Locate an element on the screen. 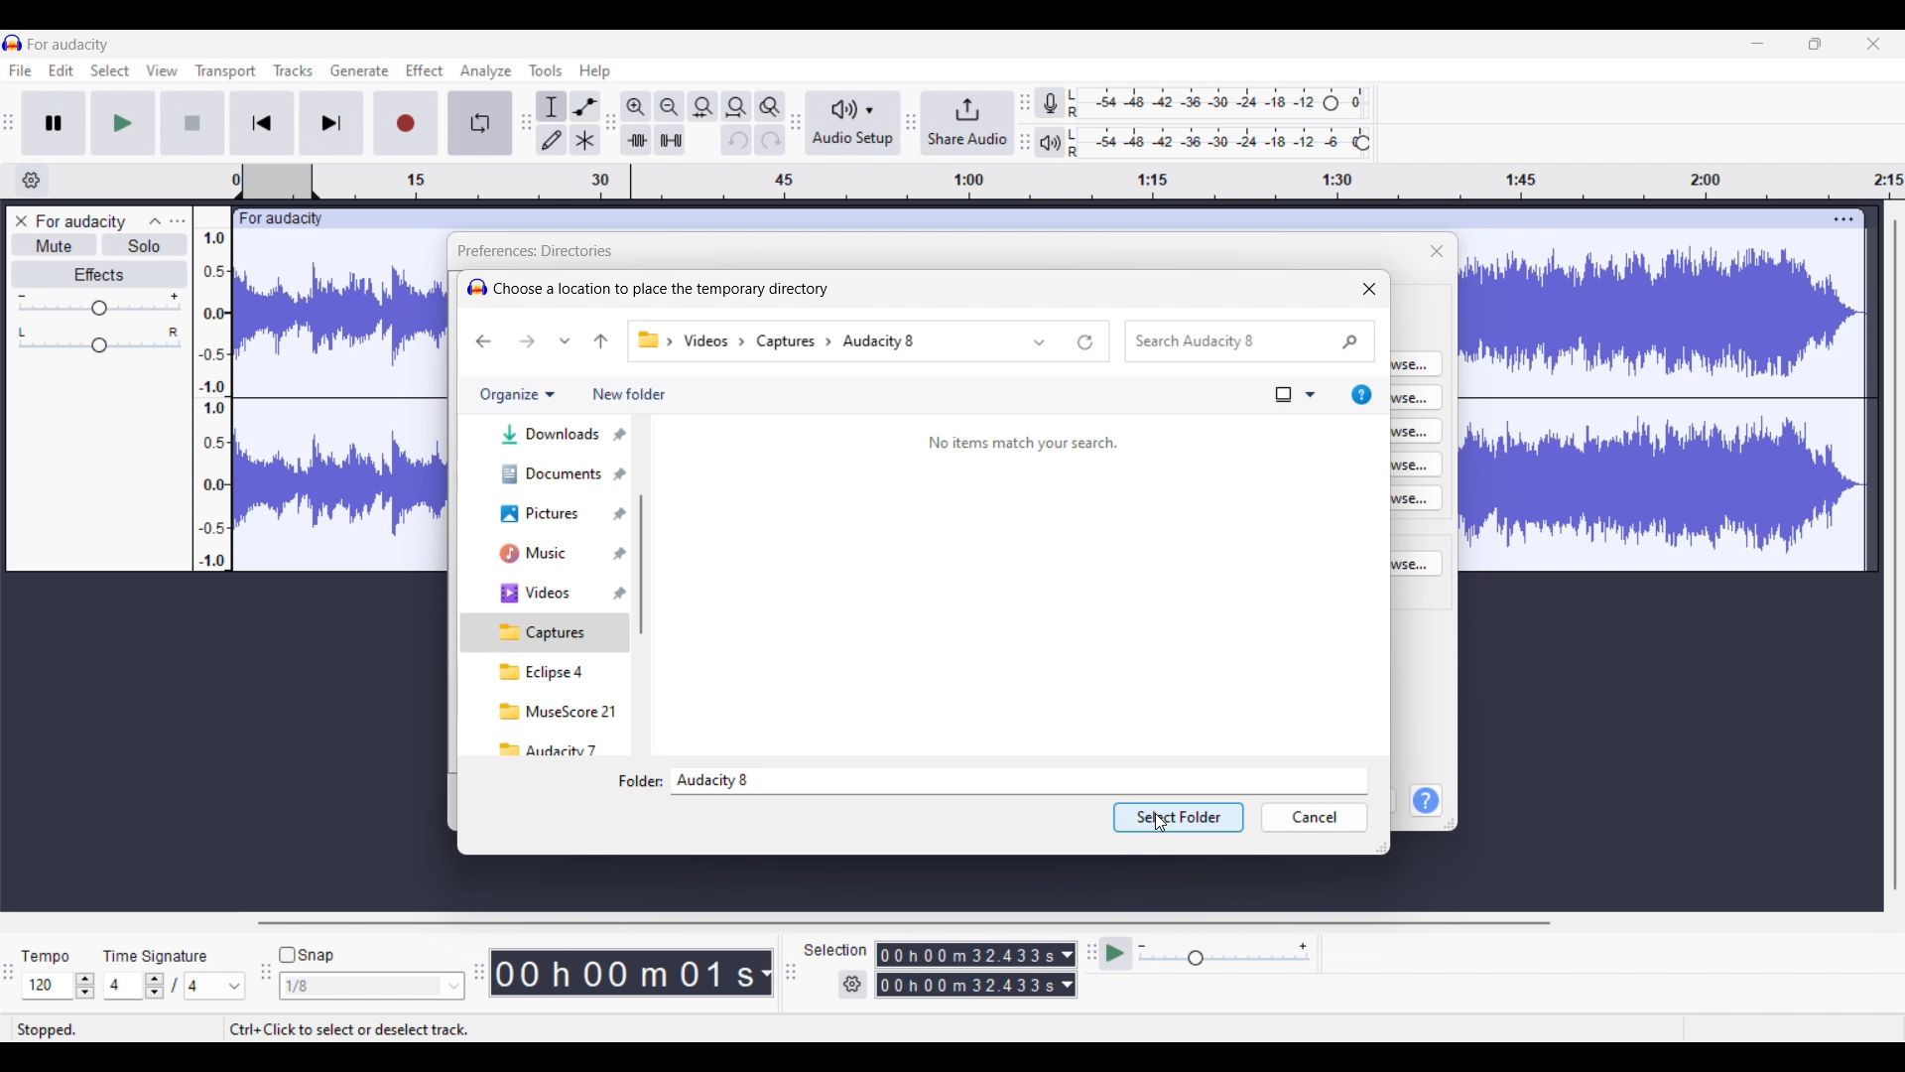 This screenshot has width=1905, height=1072. Draw tool is located at coordinates (552, 139).